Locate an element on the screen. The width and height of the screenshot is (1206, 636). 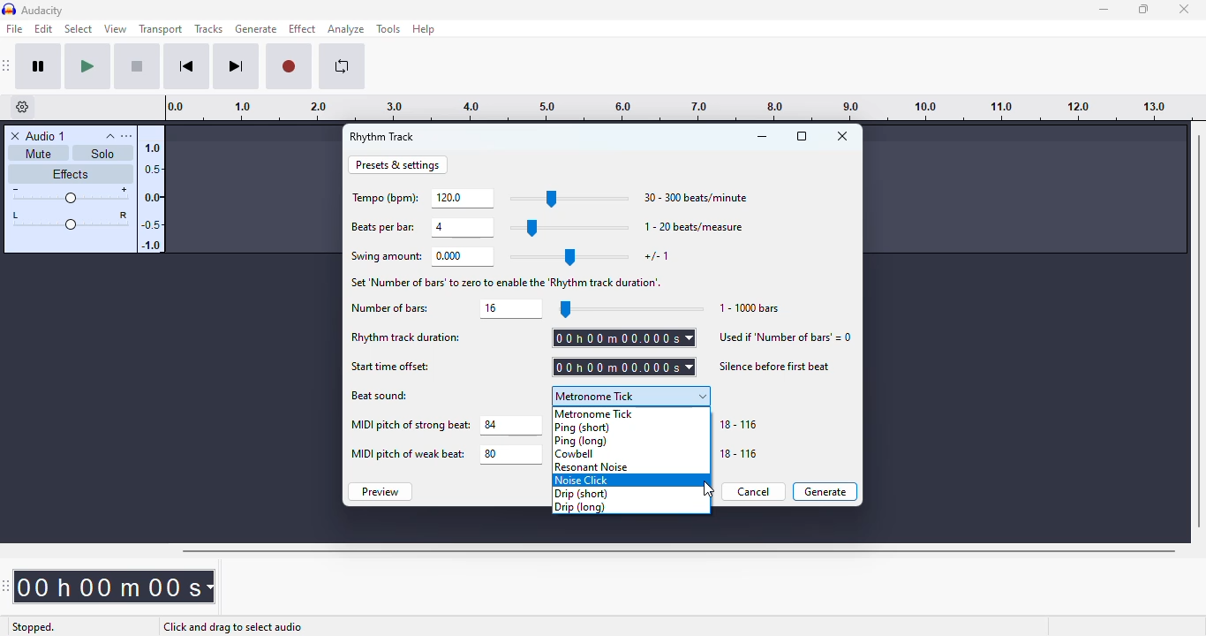
slider is located at coordinates (570, 257).